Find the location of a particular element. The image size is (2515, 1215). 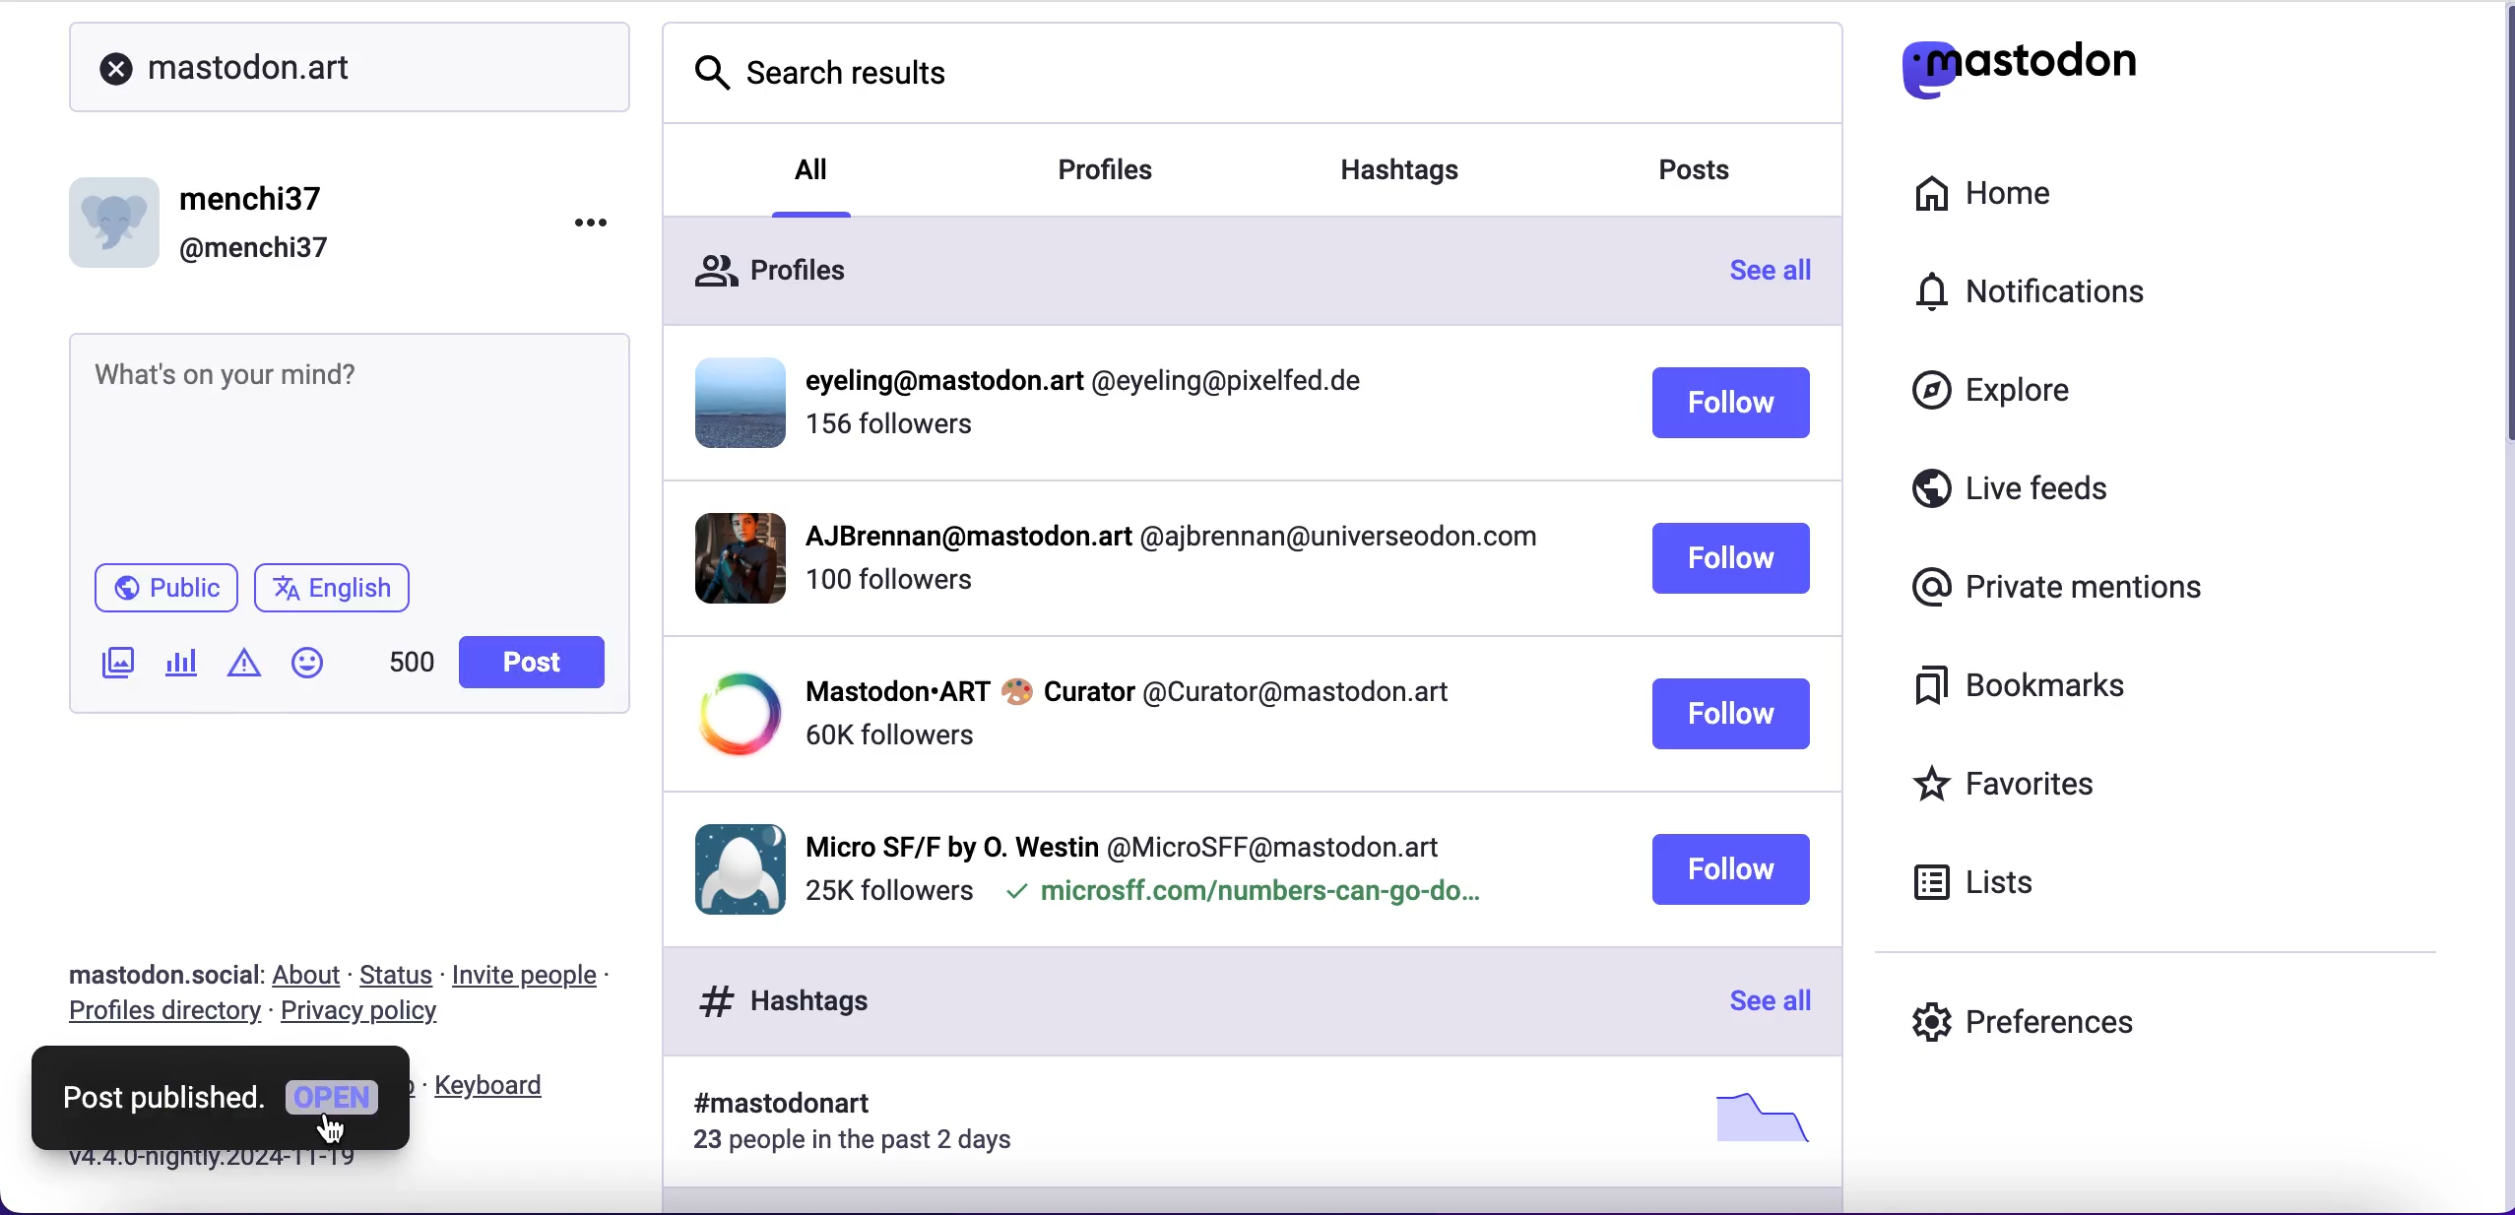

profile is located at coordinates (1128, 689).